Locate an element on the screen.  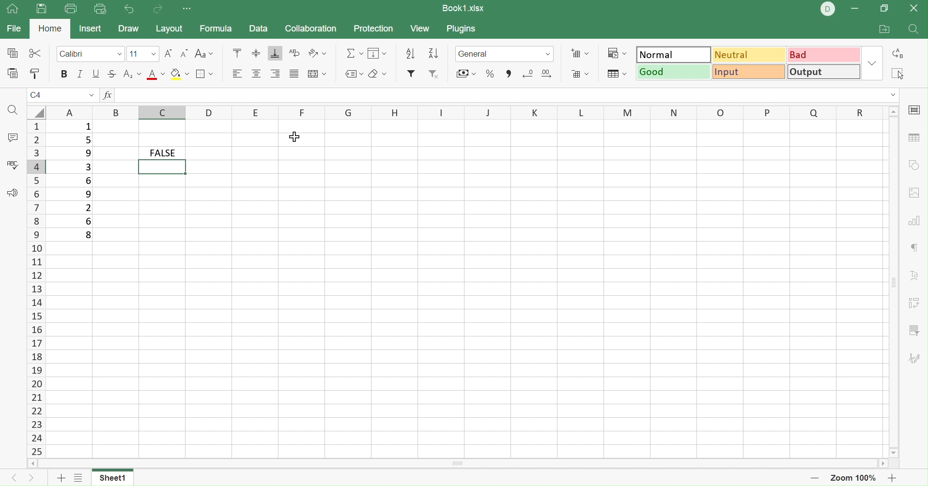
Table settings is located at coordinates (913, 137).